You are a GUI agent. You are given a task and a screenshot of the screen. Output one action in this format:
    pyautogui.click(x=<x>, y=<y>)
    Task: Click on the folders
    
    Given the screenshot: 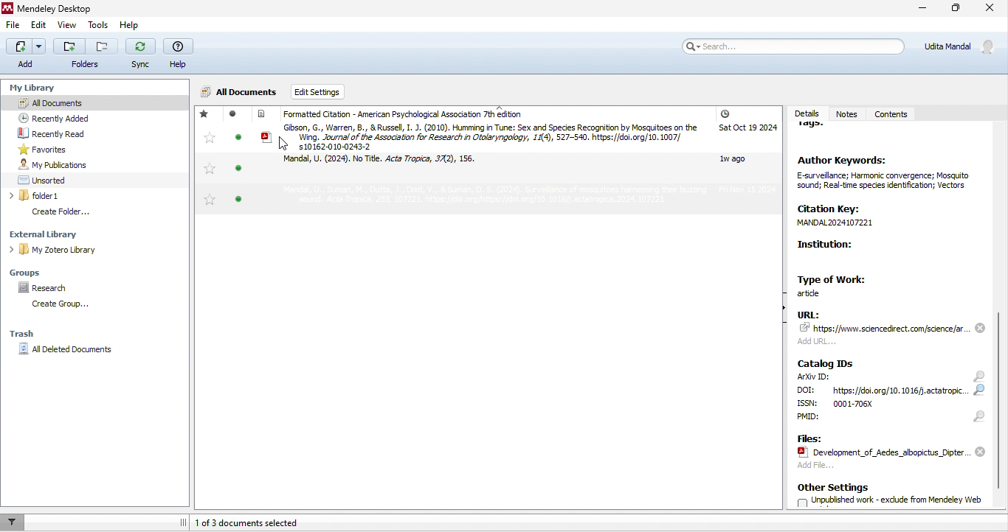 What is the action you would take?
    pyautogui.click(x=86, y=55)
    